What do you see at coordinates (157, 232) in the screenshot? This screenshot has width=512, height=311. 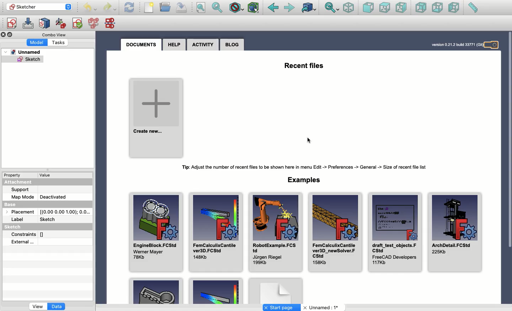 I see `EngineBlock.FCStd Wener Mayer 78Kb` at bounding box center [157, 232].